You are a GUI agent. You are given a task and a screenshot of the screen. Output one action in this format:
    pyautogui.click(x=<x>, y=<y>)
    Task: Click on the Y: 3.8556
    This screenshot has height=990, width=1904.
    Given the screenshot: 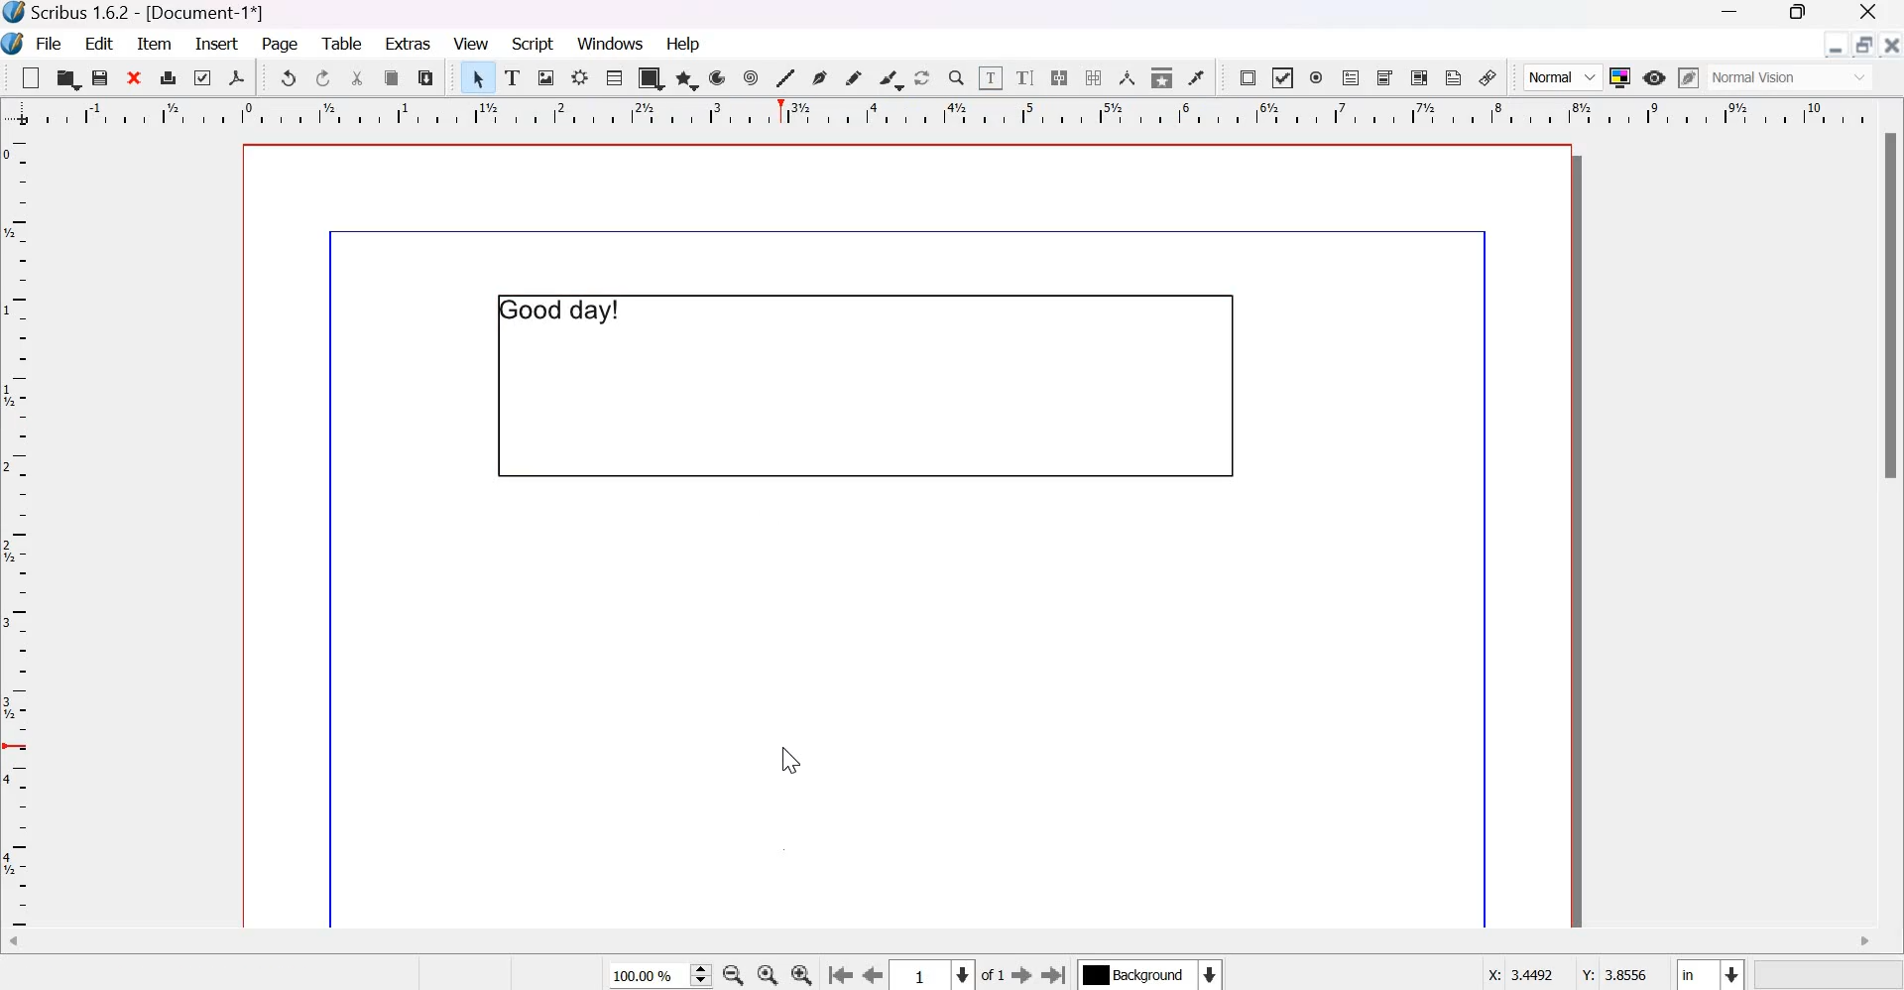 What is the action you would take?
    pyautogui.click(x=1612, y=971)
    